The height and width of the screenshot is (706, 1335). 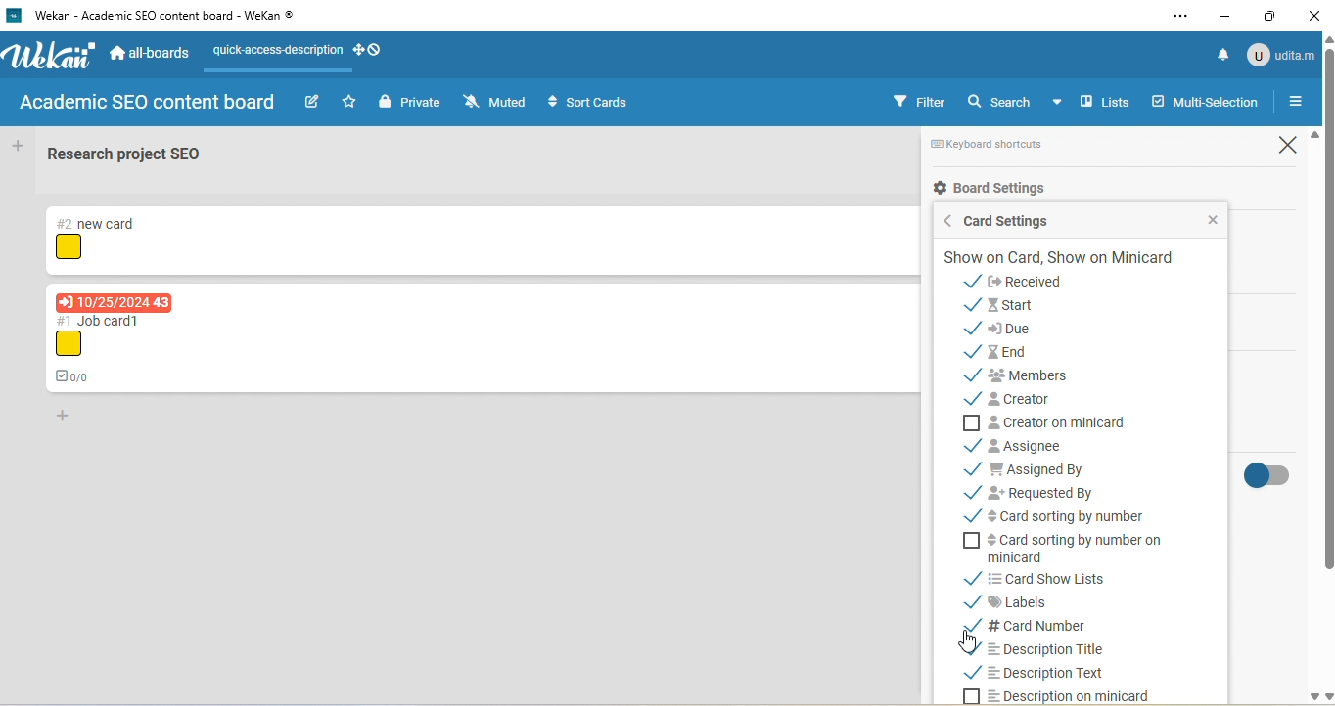 I want to click on card settings, so click(x=1020, y=221).